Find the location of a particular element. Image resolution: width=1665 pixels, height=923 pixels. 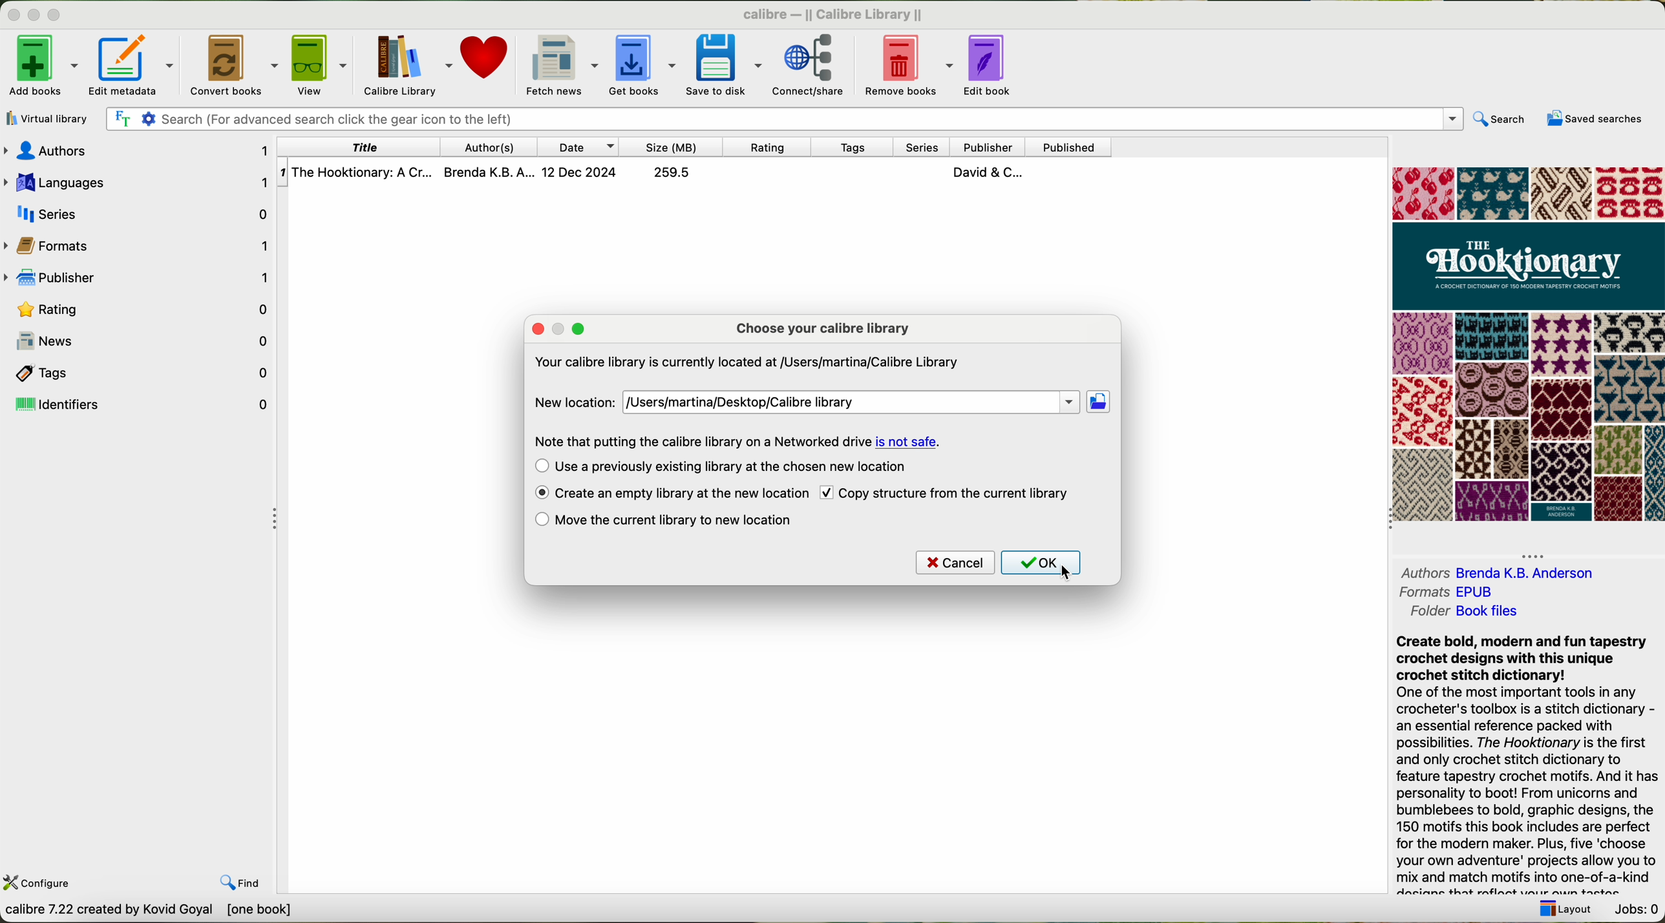

rating is located at coordinates (772, 147).